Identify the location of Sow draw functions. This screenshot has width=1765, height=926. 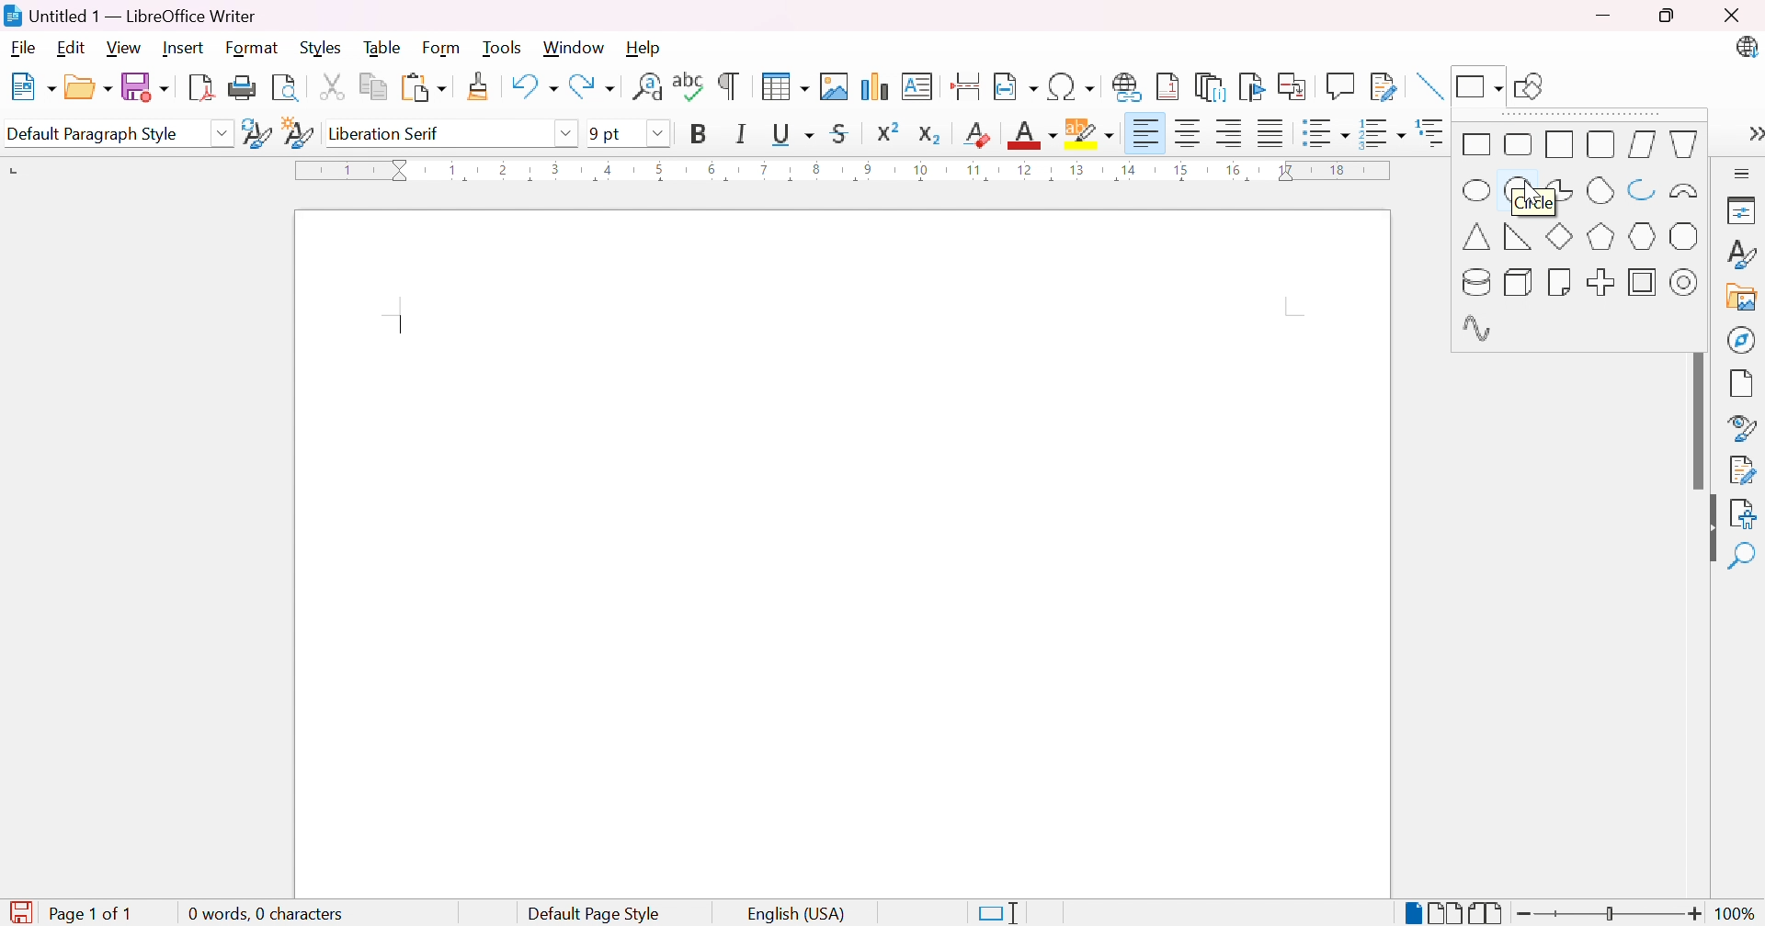
(1533, 83).